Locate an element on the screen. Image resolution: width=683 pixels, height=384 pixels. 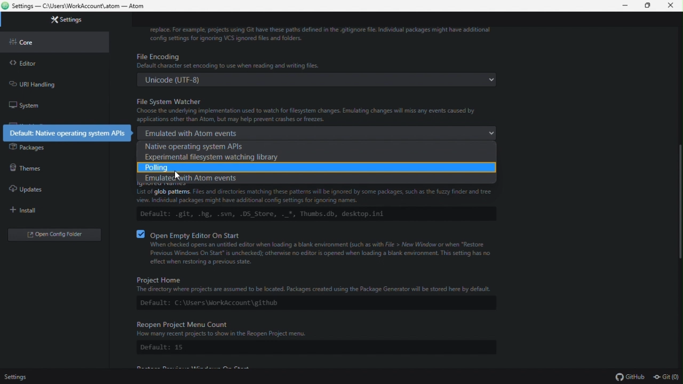
polling is located at coordinates (314, 167).